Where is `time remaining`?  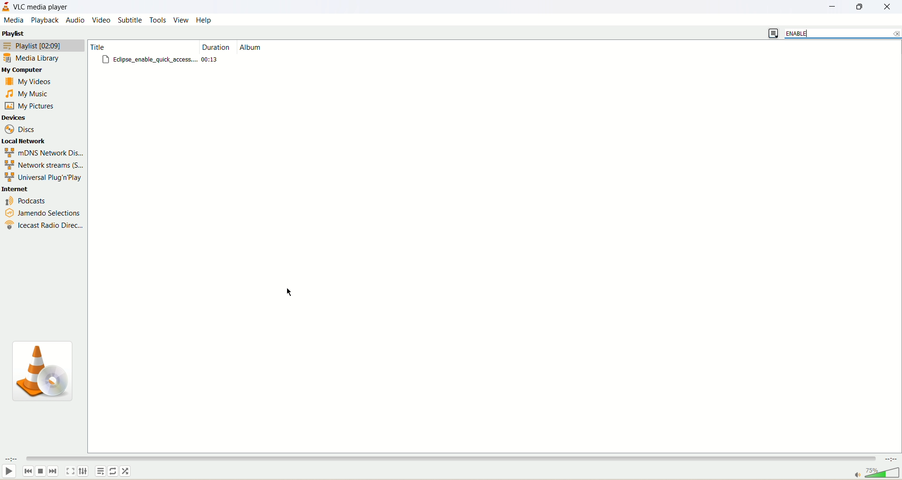
time remaining is located at coordinates (893, 459).